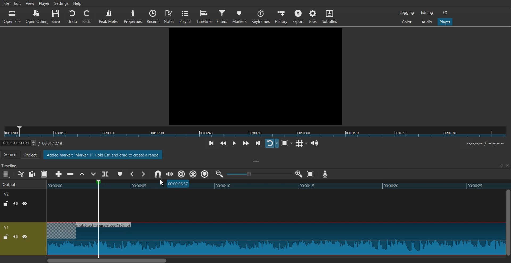  Describe the element at coordinates (240, 16) in the screenshot. I see `Markers` at that location.